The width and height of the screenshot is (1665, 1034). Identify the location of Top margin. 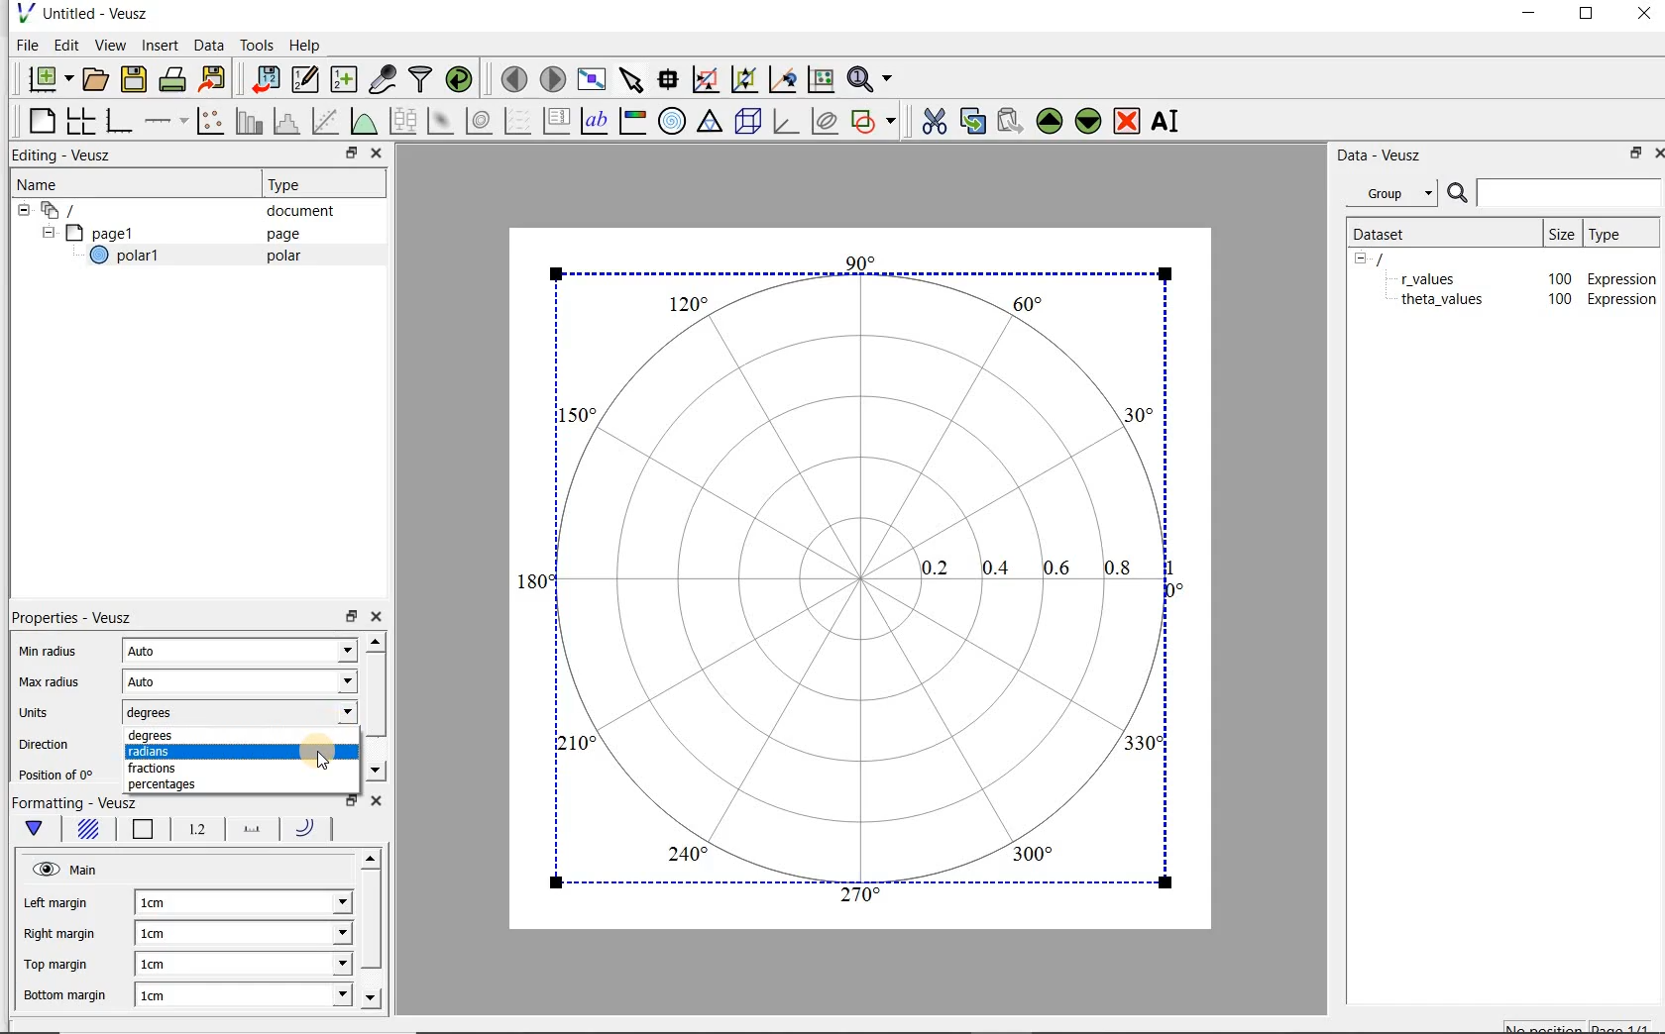
(58, 966).